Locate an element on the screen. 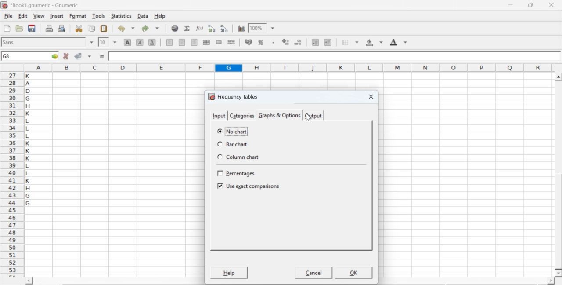 The width and height of the screenshot is (562, 285). view is located at coordinates (39, 15).